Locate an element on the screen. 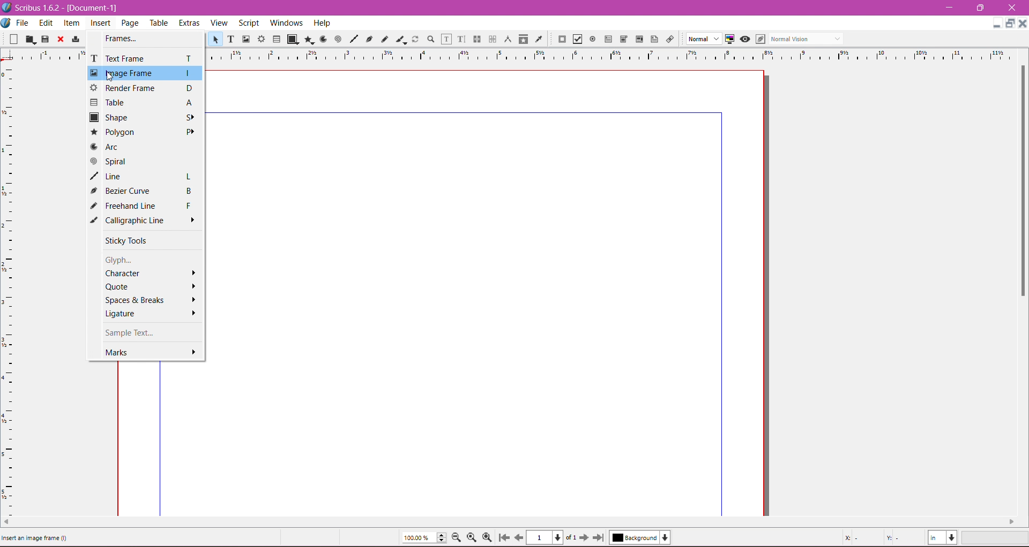 The width and height of the screenshot is (1029, 547). Polygon is located at coordinates (309, 40).